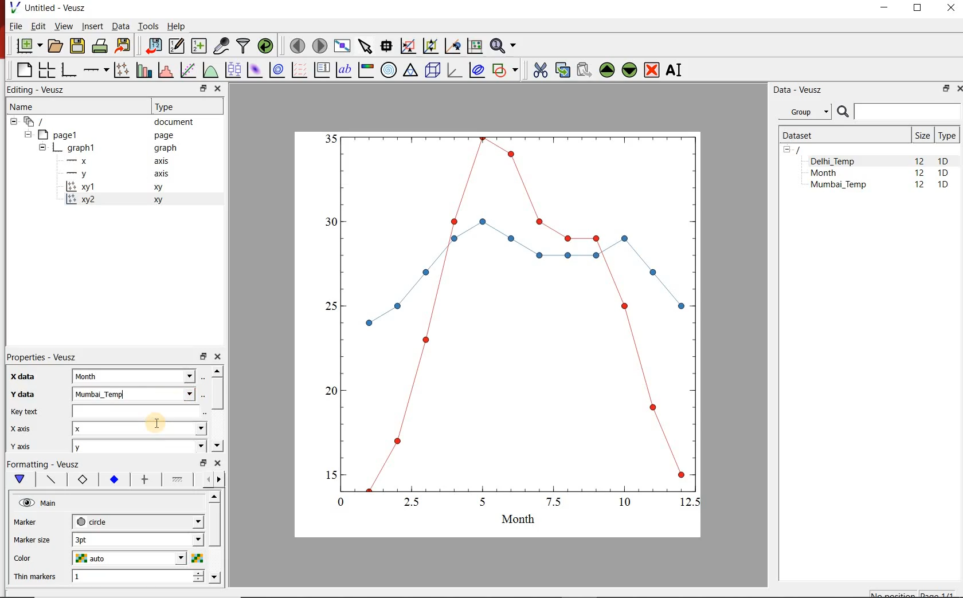  I want to click on SEARCH DATASETS, so click(898, 112).